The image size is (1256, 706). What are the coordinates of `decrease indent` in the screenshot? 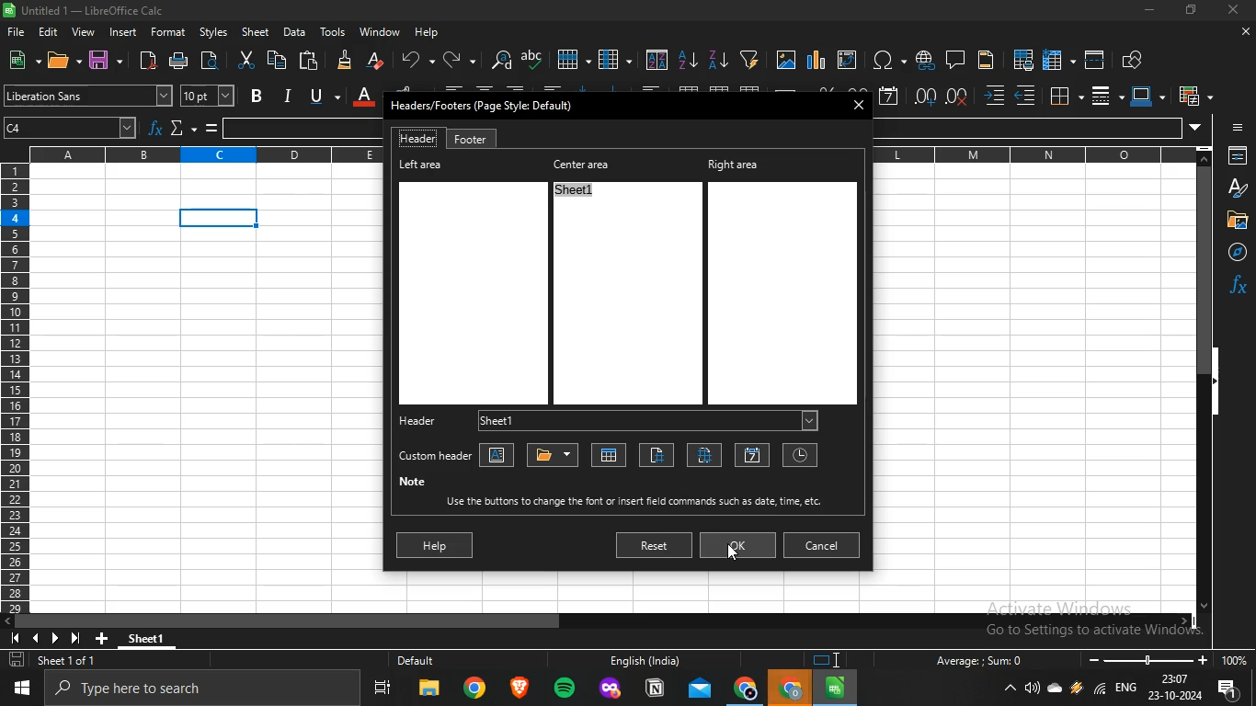 It's located at (1025, 96).